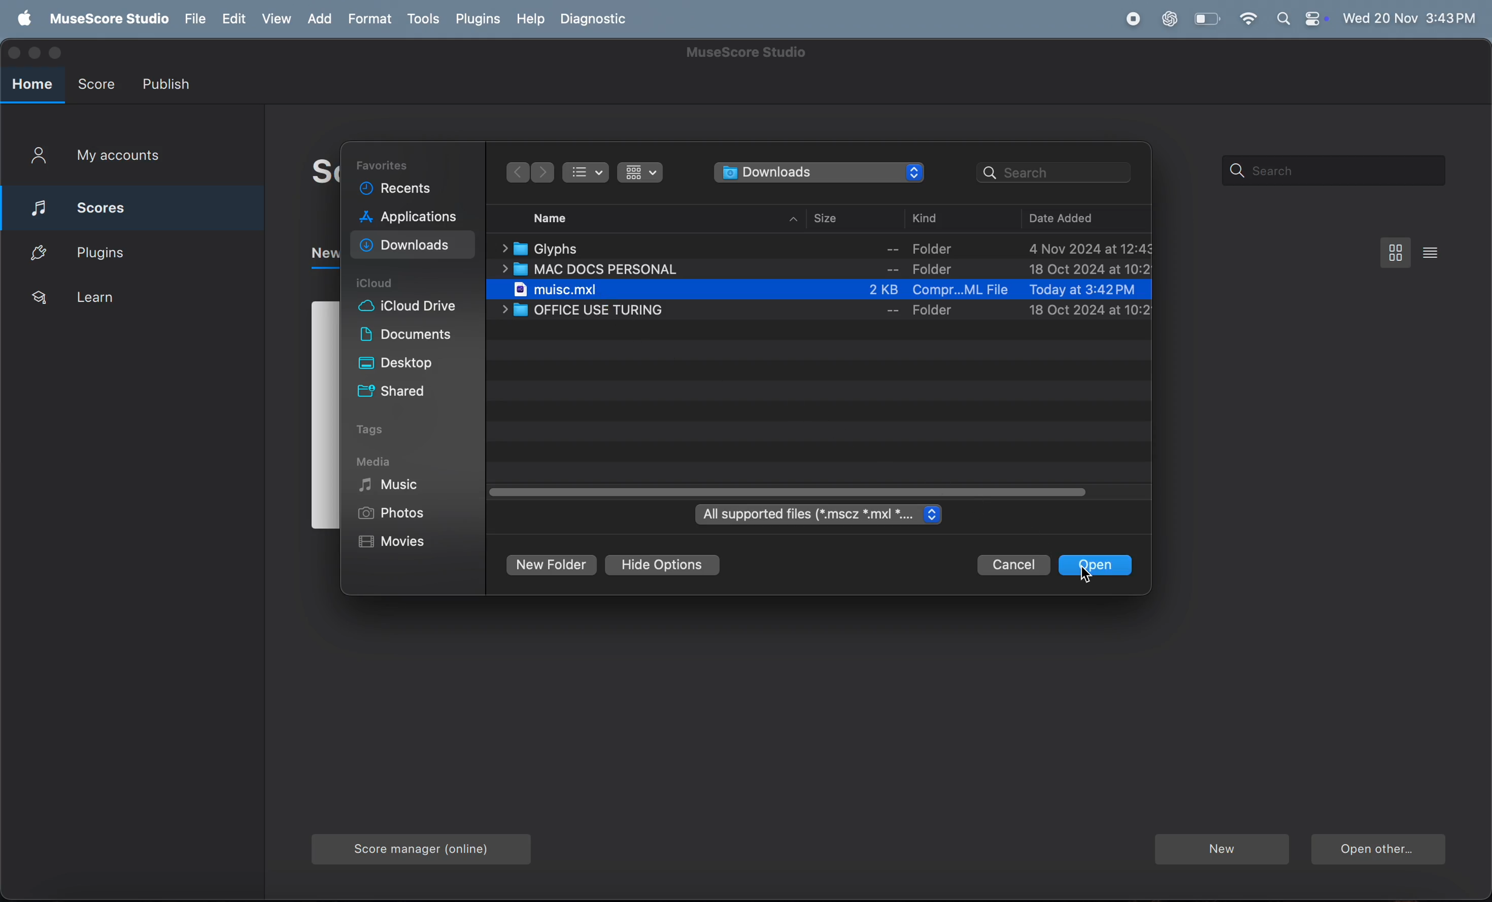 The height and width of the screenshot is (902, 1492). What do you see at coordinates (745, 54) in the screenshot?
I see `musescore title` at bounding box center [745, 54].